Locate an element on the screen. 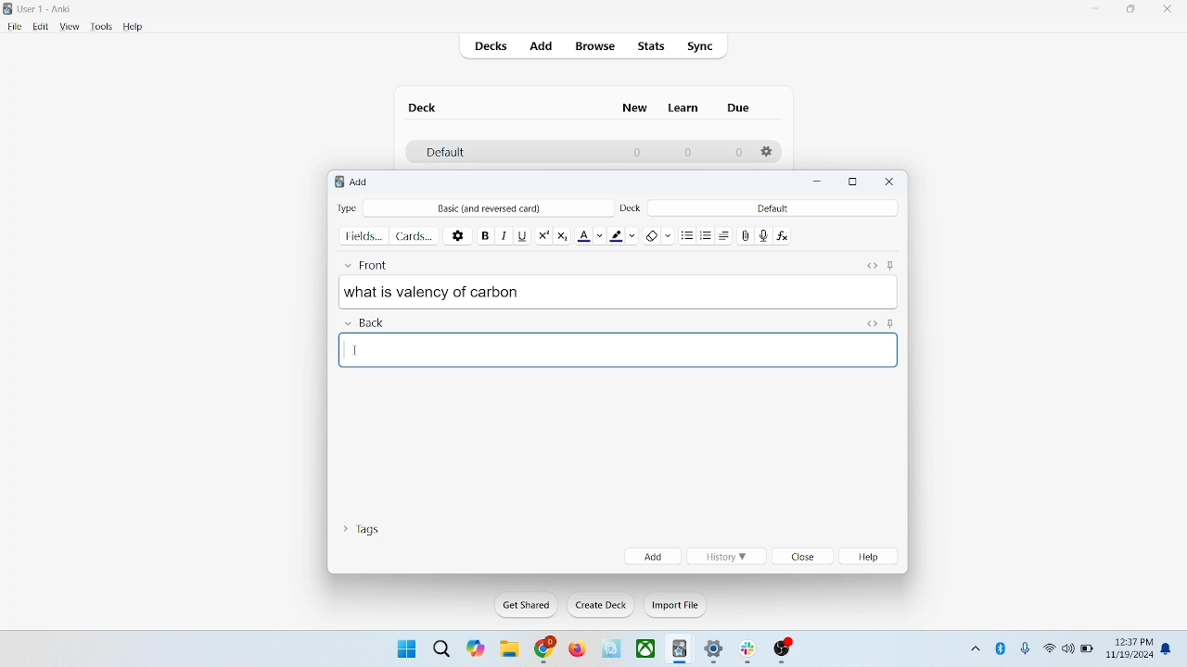 This screenshot has height=667, width=1187. decks is located at coordinates (493, 48).